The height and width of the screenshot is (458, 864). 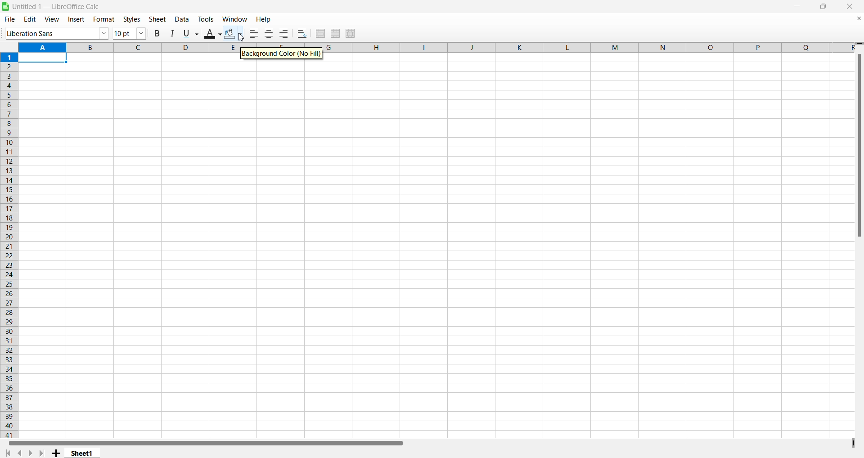 What do you see at coordinates (351, 34) in the screenshot?
I see `unmerge` at bounding box center [351, 34].